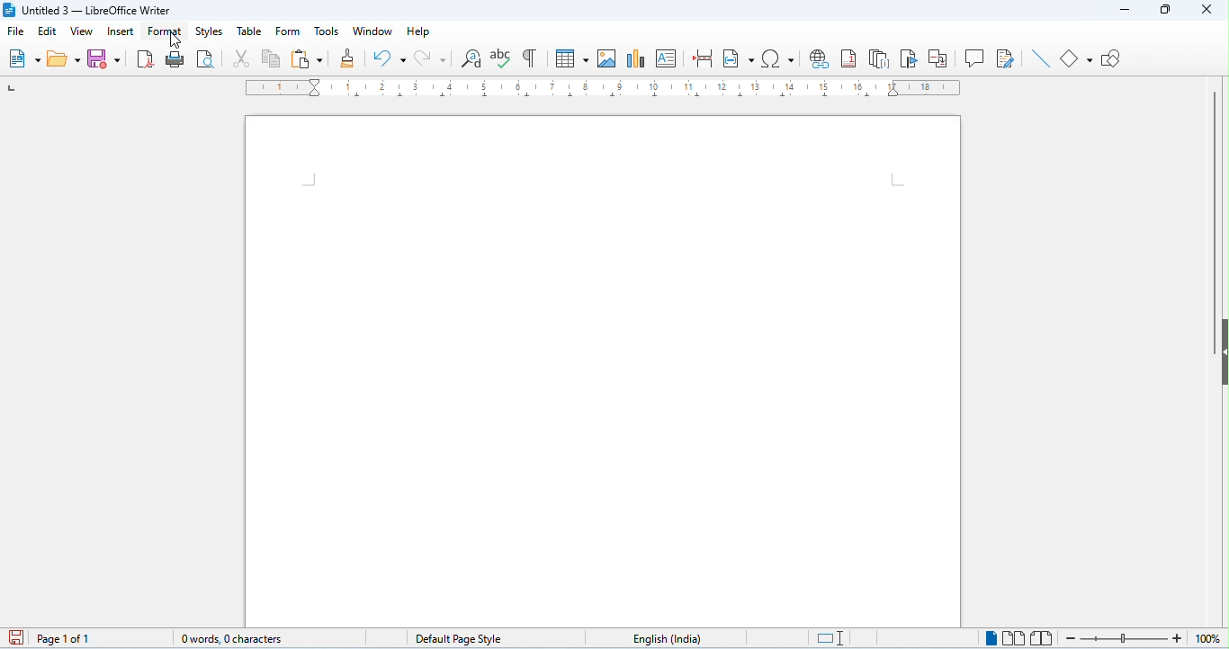 Image resolution: width=1229 pixels, height=649 pixels. What do you see at coordinates (163, 32) in the screenshot?
I see `format` at bounding box center [163, 32].